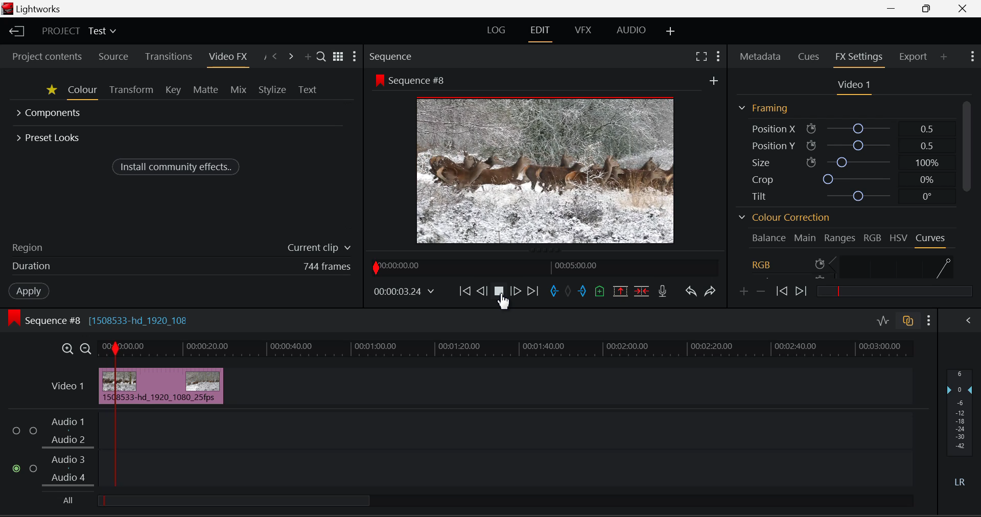 The image size is (981, 517). What do you see at coordinates (907, 323) in the screenshot?
I see `Toggle audio track sync` at bounding box center [907, 323].